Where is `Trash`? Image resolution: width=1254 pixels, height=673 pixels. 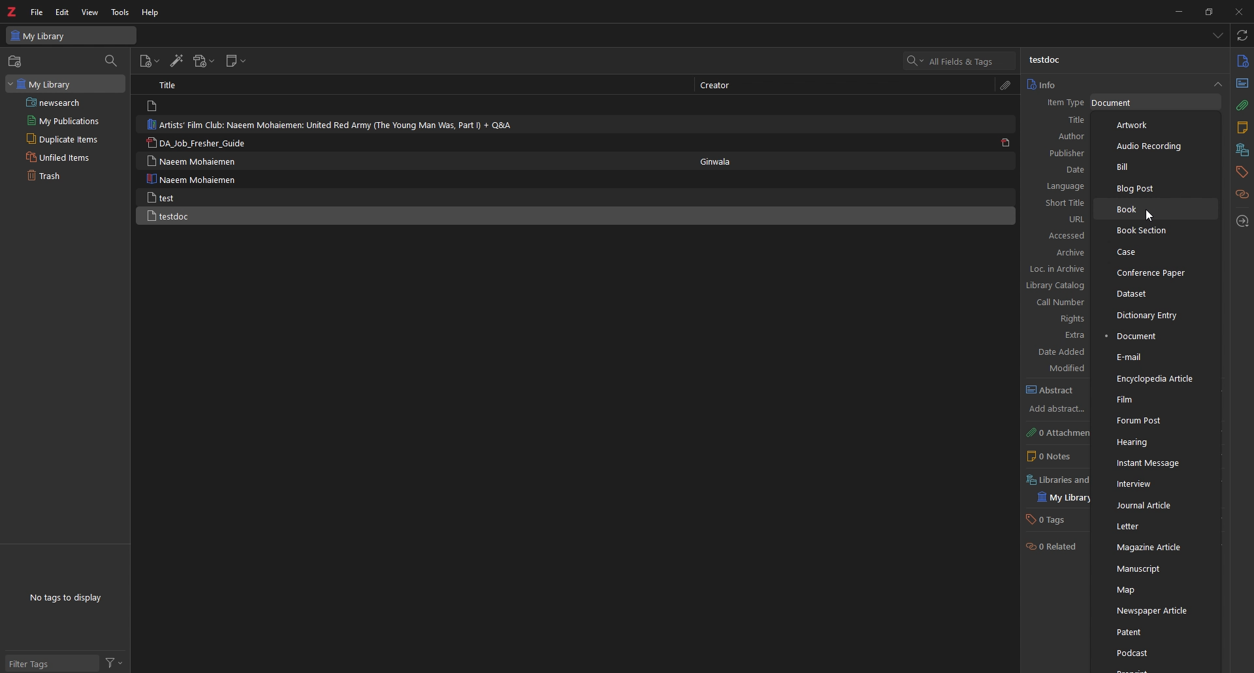 Trash is located at coordinates (64, 176).